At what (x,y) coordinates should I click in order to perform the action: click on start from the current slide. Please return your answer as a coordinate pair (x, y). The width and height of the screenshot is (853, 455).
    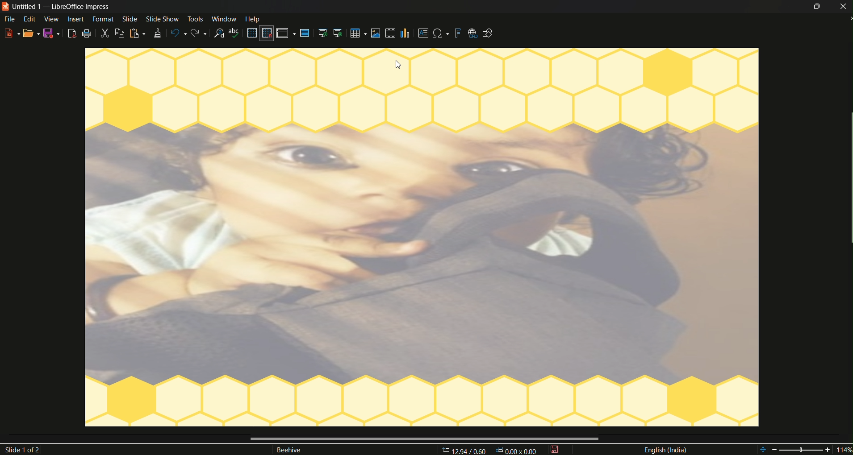
    Looking at the image, I should click on (339, 33).